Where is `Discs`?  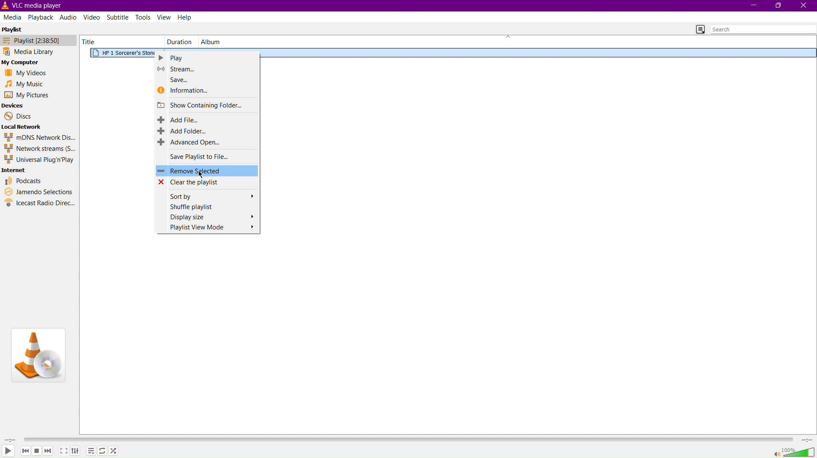 Discs is located at coordinates (16, 116).